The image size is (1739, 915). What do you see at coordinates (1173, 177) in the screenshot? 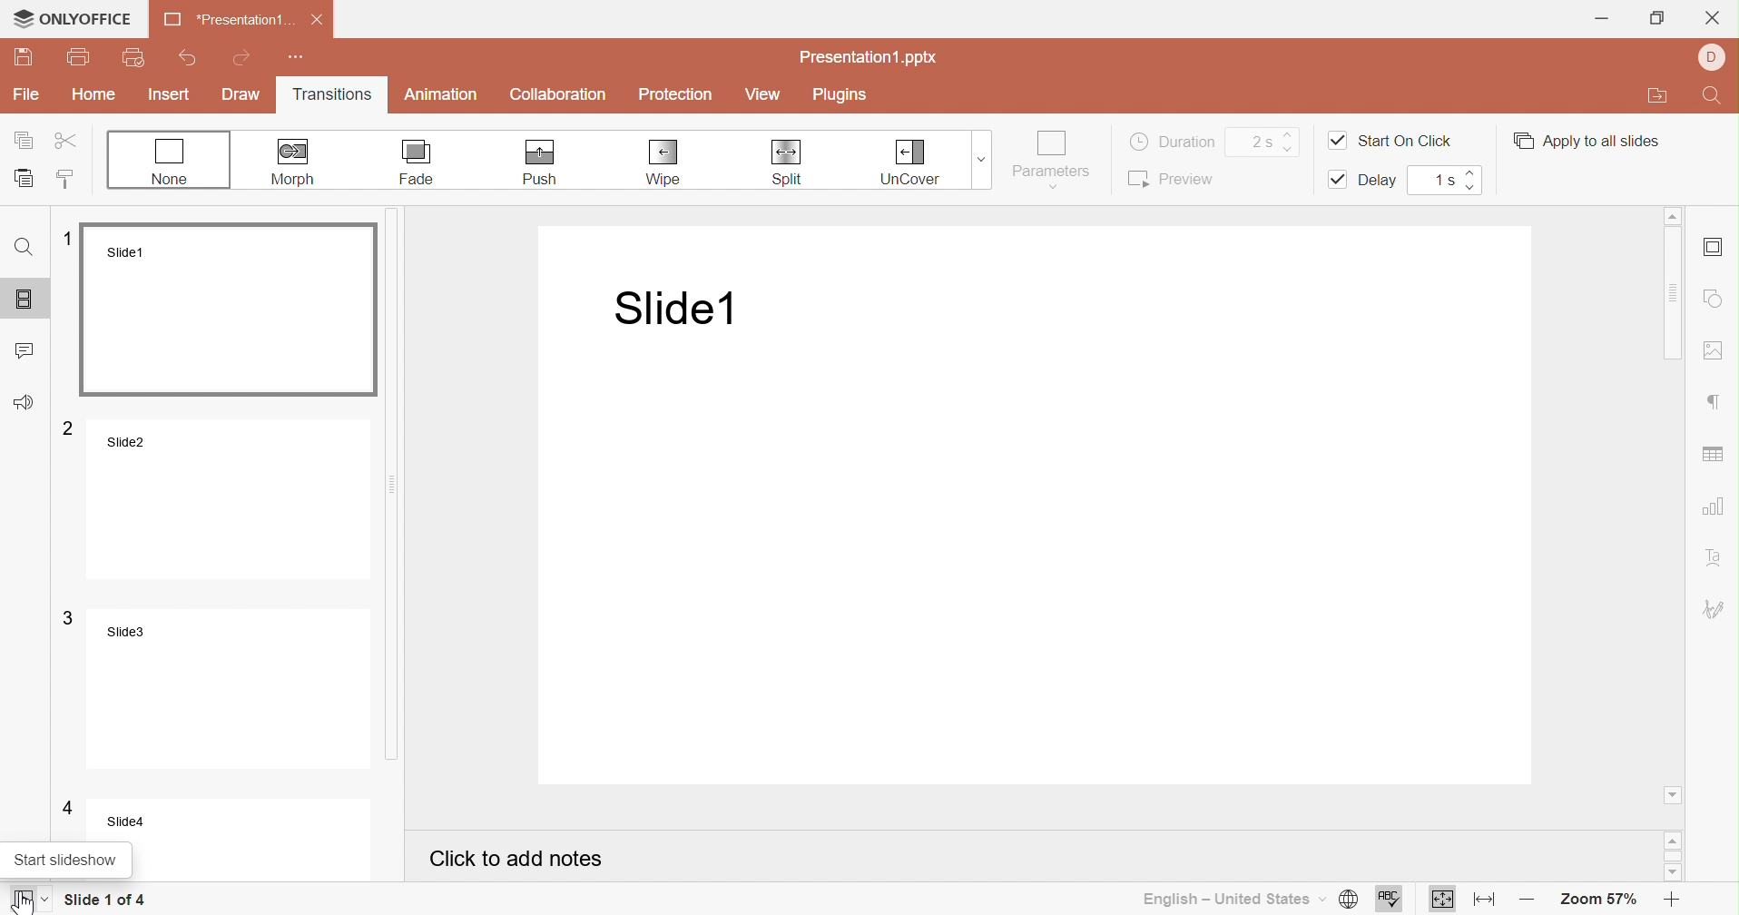
I see `Preview` at bounding box center [1173, 177].